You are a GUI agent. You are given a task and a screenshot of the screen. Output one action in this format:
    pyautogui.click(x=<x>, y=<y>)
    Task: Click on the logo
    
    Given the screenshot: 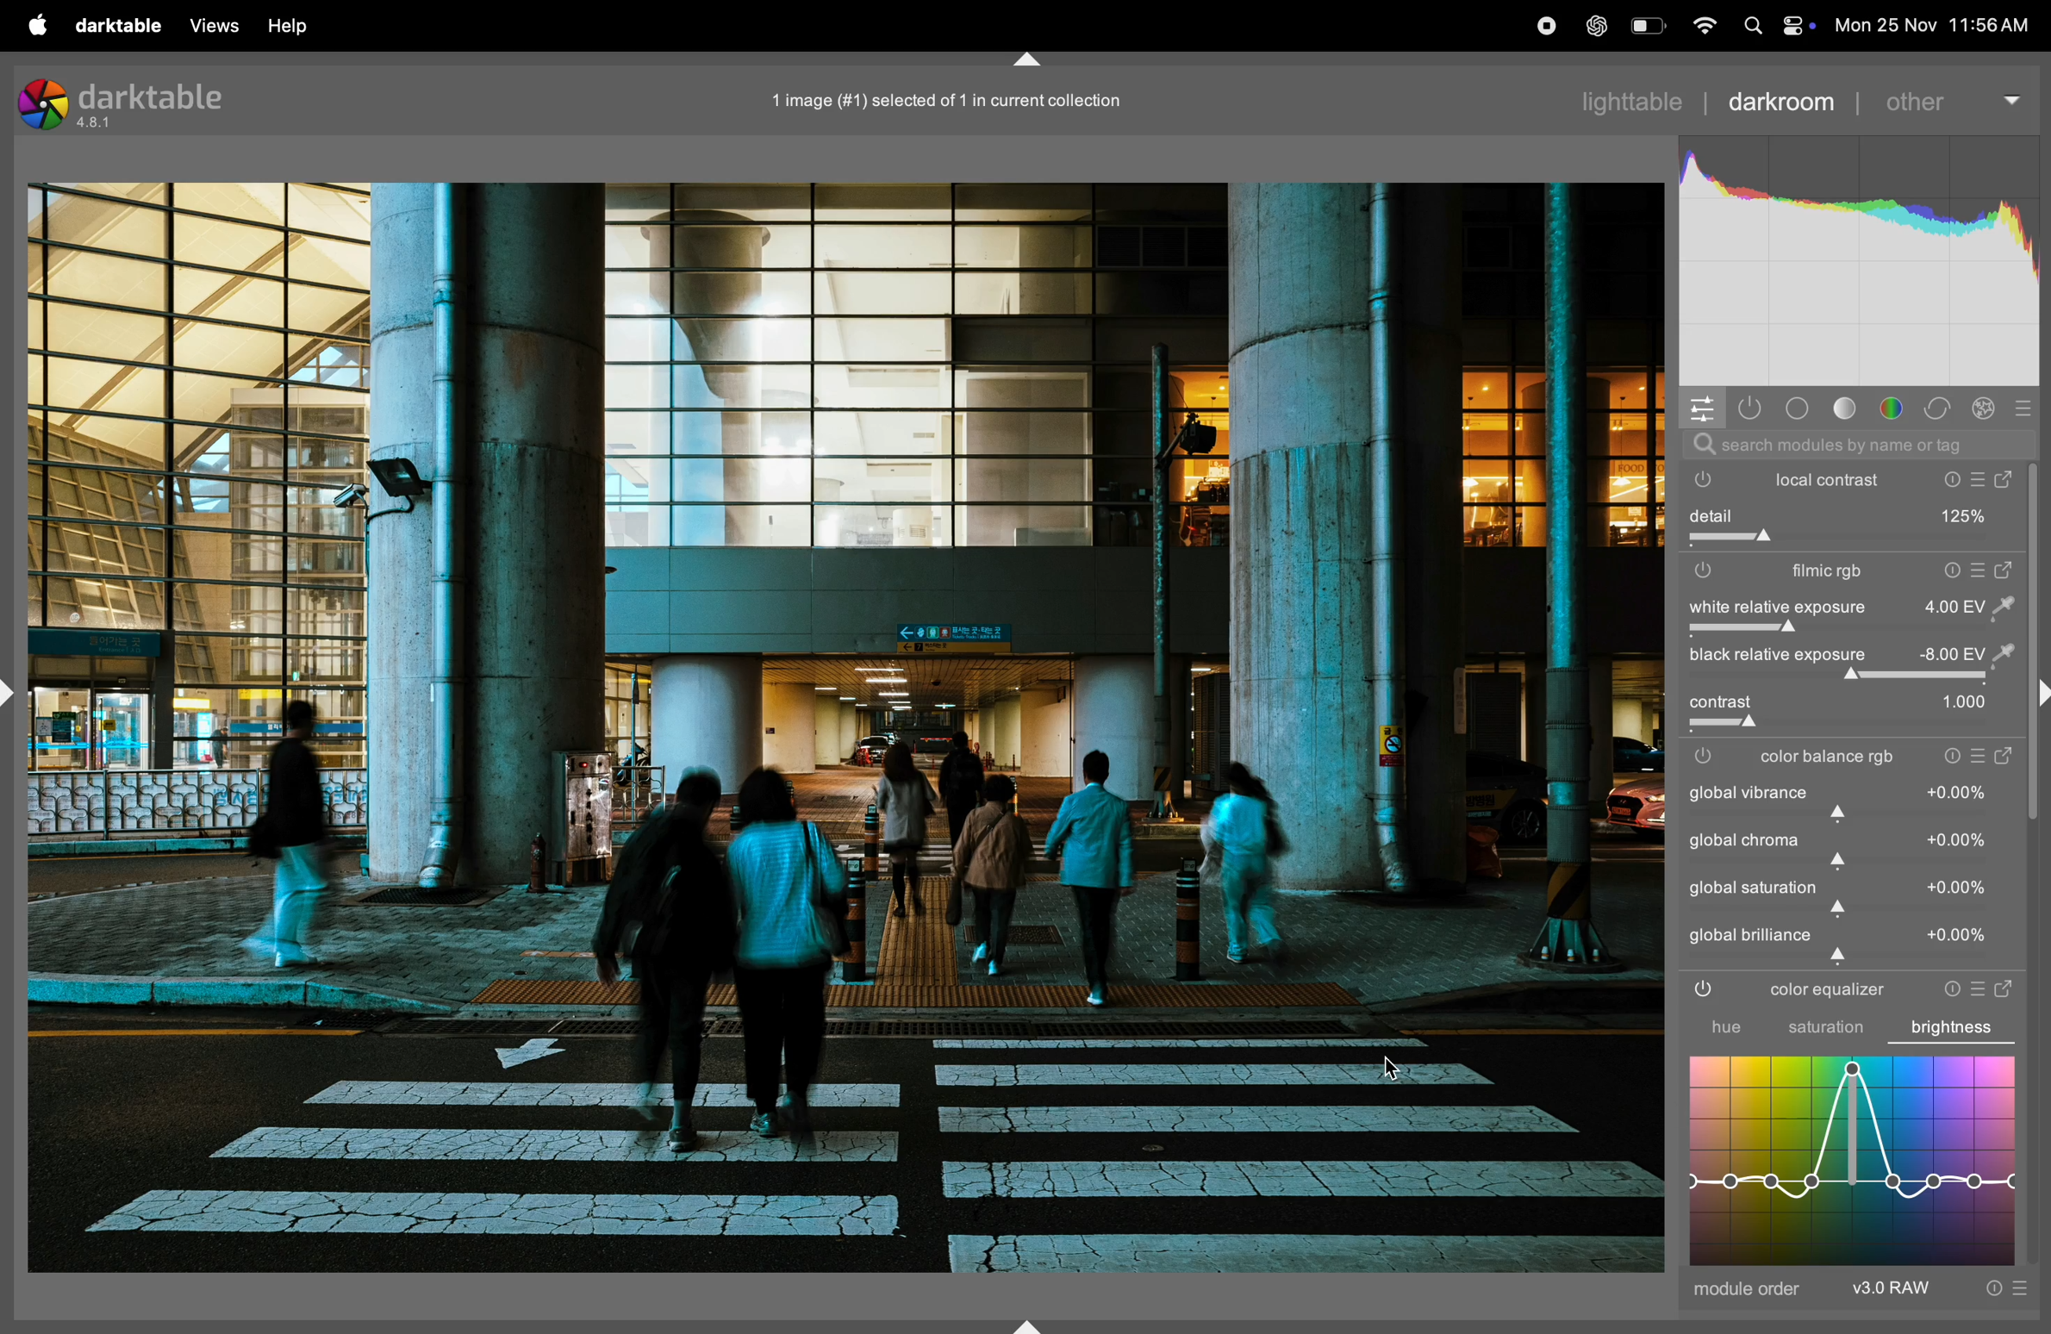 What is the action you would take?
    pyautogui.click(x=43, y=106)
    